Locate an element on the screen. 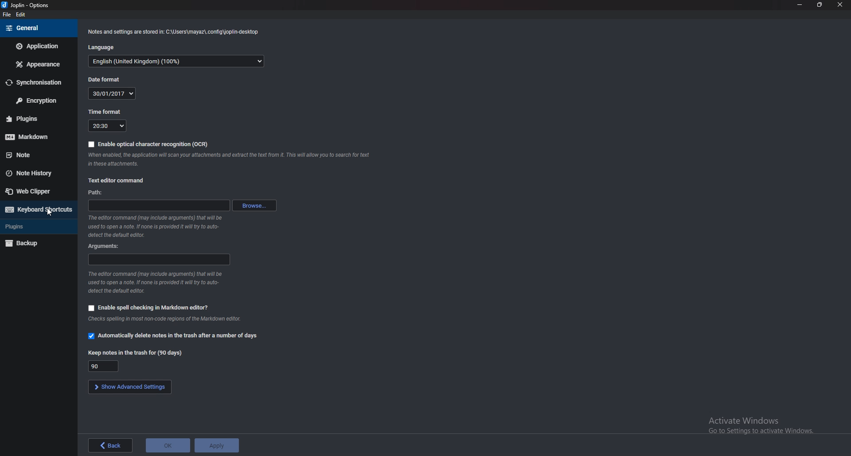 The width and height of the screenshot is (851, 456). resize is located at coordinates (820, 4).